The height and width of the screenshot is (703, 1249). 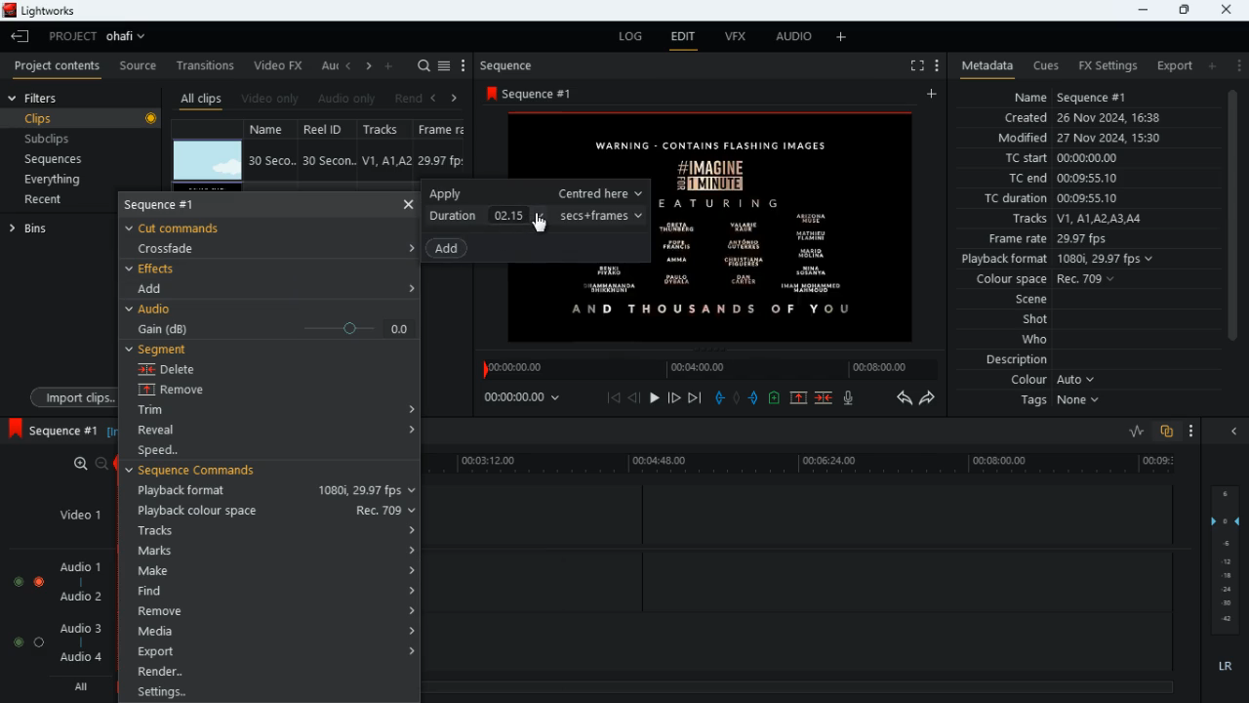 What do you see at coordinates (1054, 381) in the screenshot?
I see `colour` at bounding box center [1054, 381].